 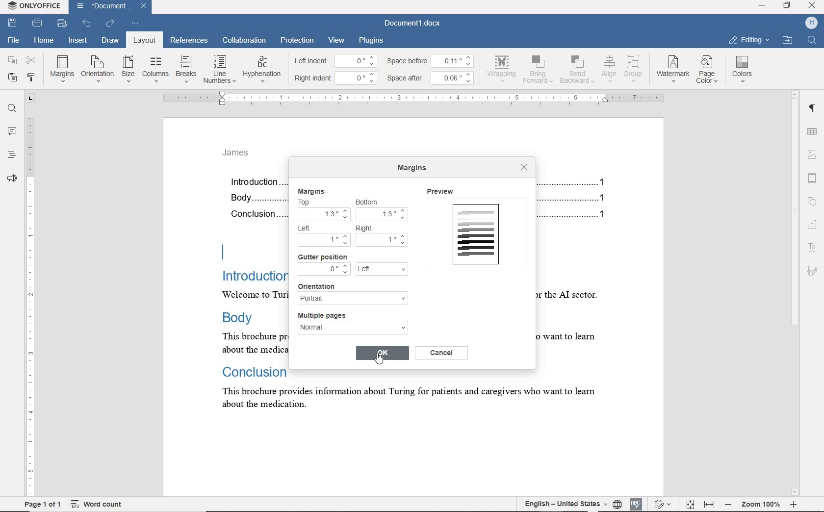 I want to click on header & footer, so click(x=815, y=179).